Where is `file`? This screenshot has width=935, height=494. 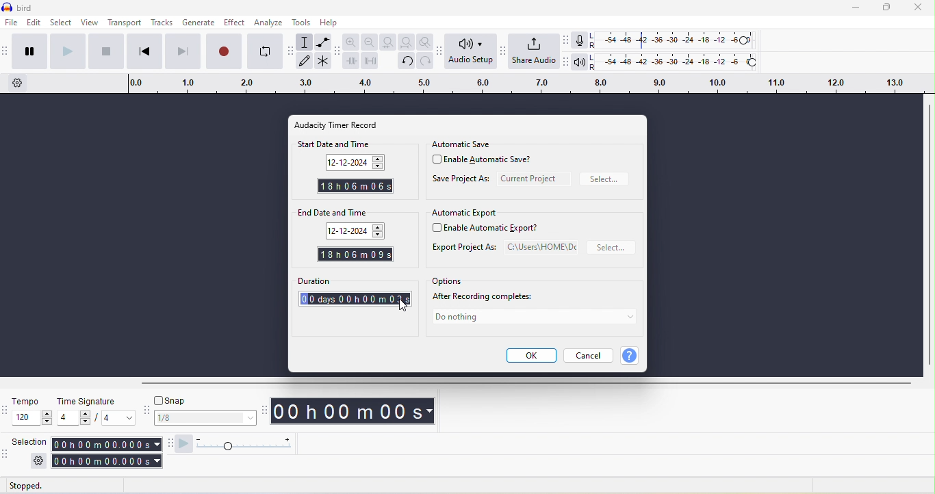
file is located at coordinates (10, 23).